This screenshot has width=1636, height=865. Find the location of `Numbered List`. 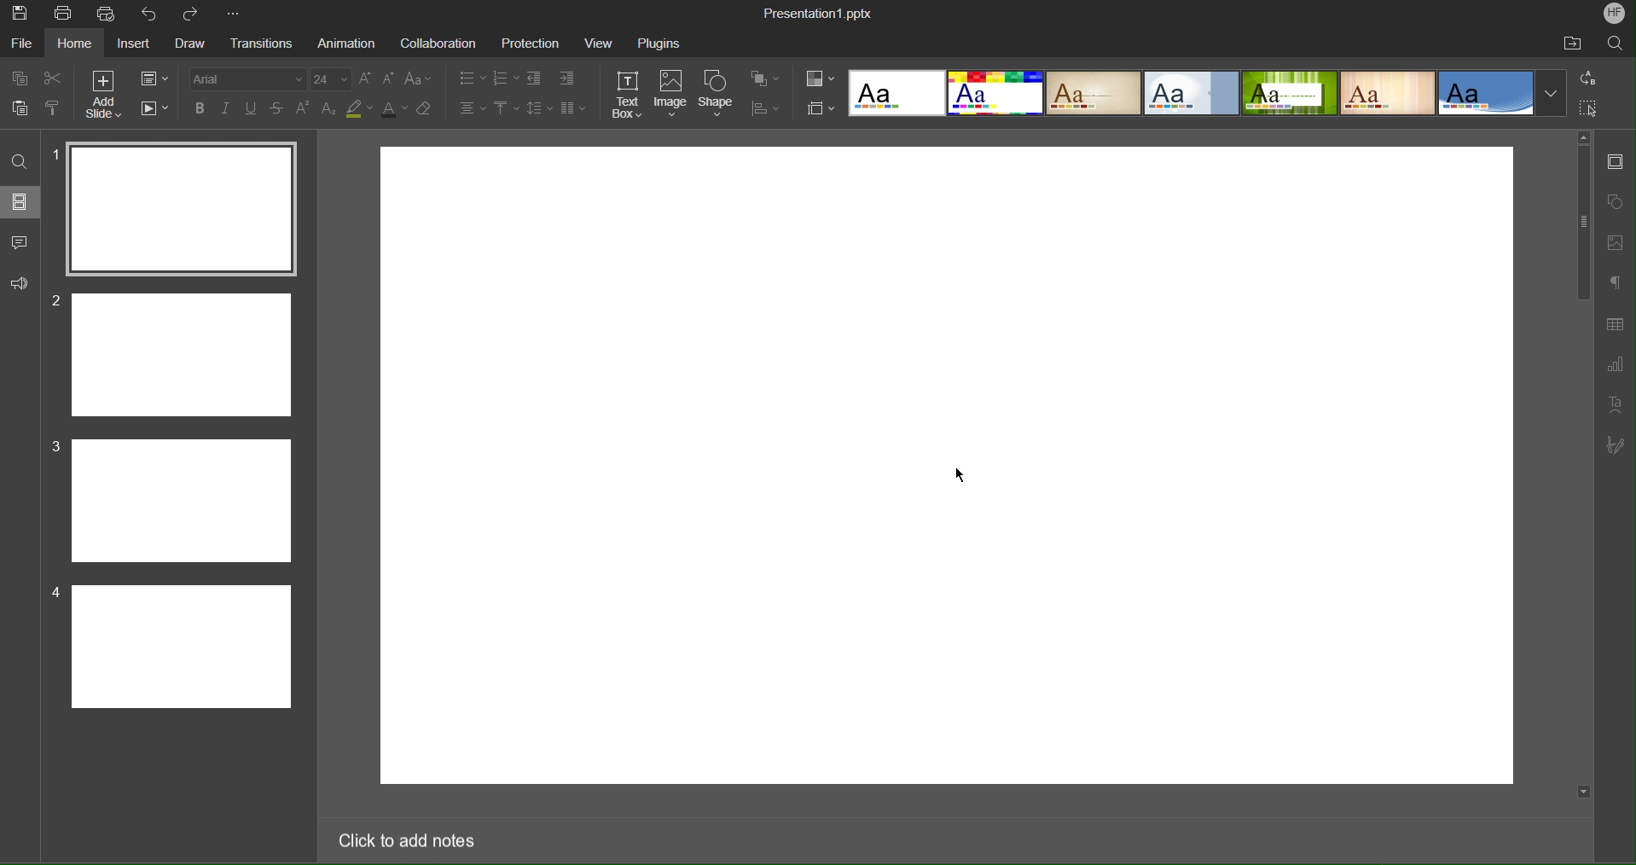

Numbered List is located at coordinates (506, 77).